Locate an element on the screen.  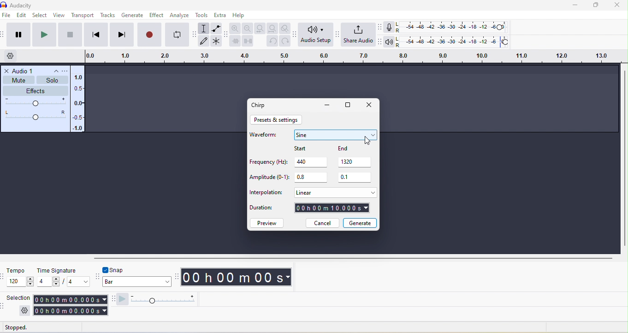
extra is located at coordinates (219, 15).